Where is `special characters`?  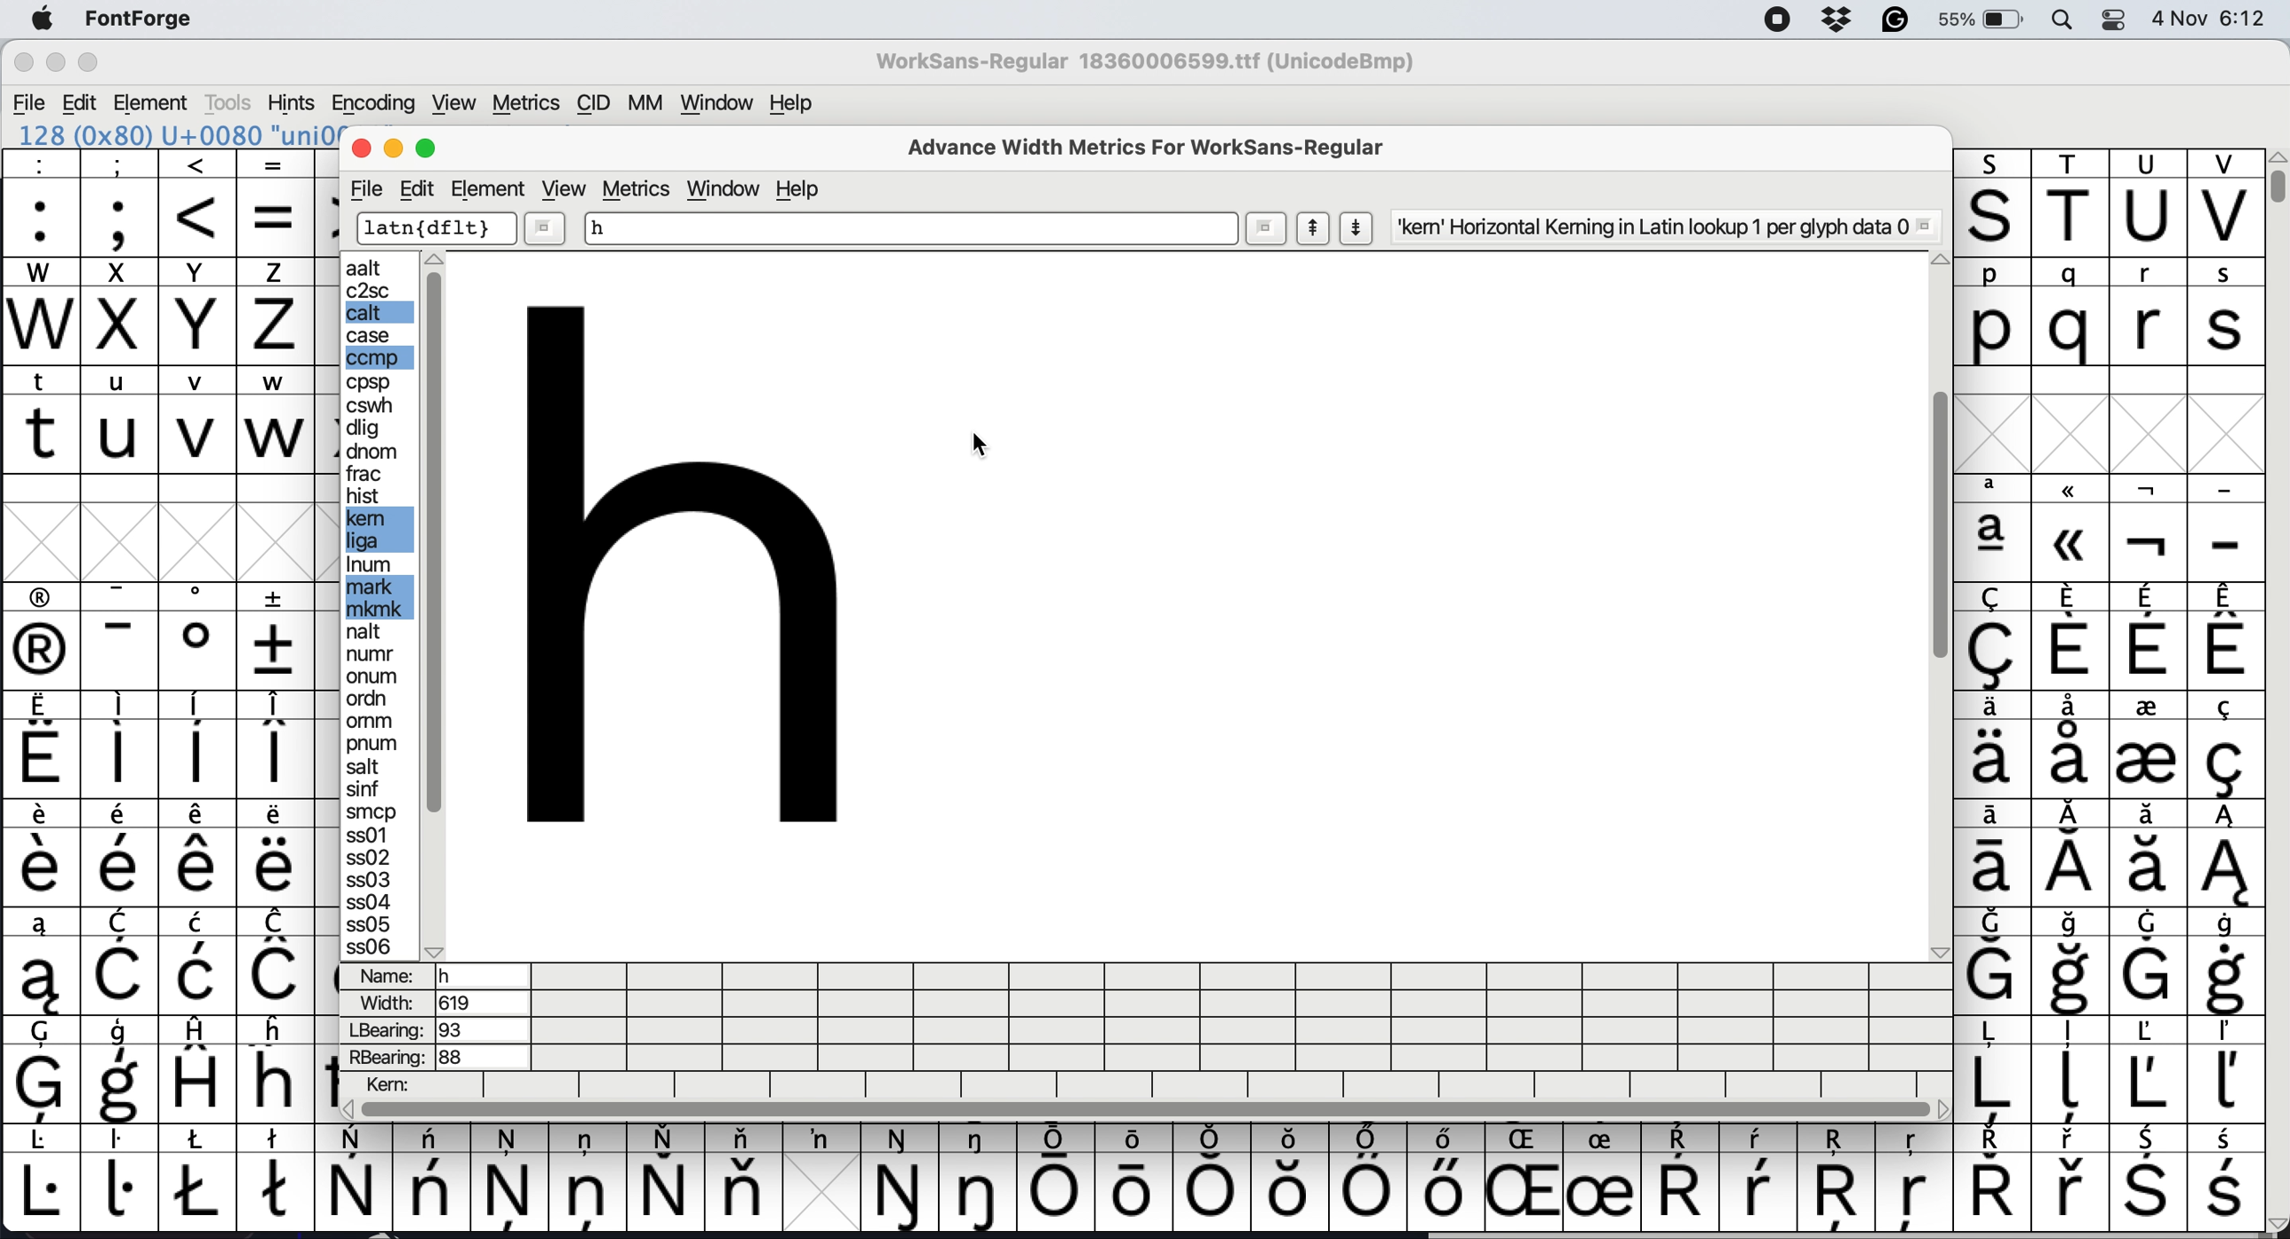
special characters is located at coordinates (157, 812).